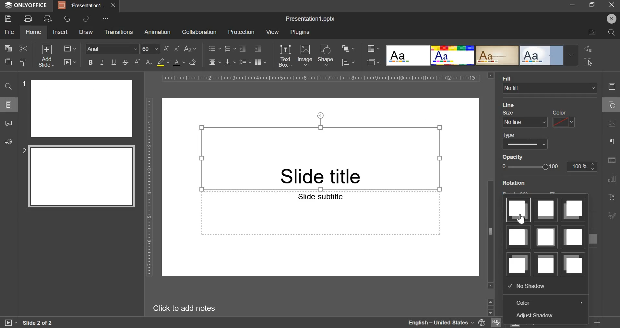  Describe the element at coordinates (69, 62) in the screenshot. I see `slideshow` at that location.